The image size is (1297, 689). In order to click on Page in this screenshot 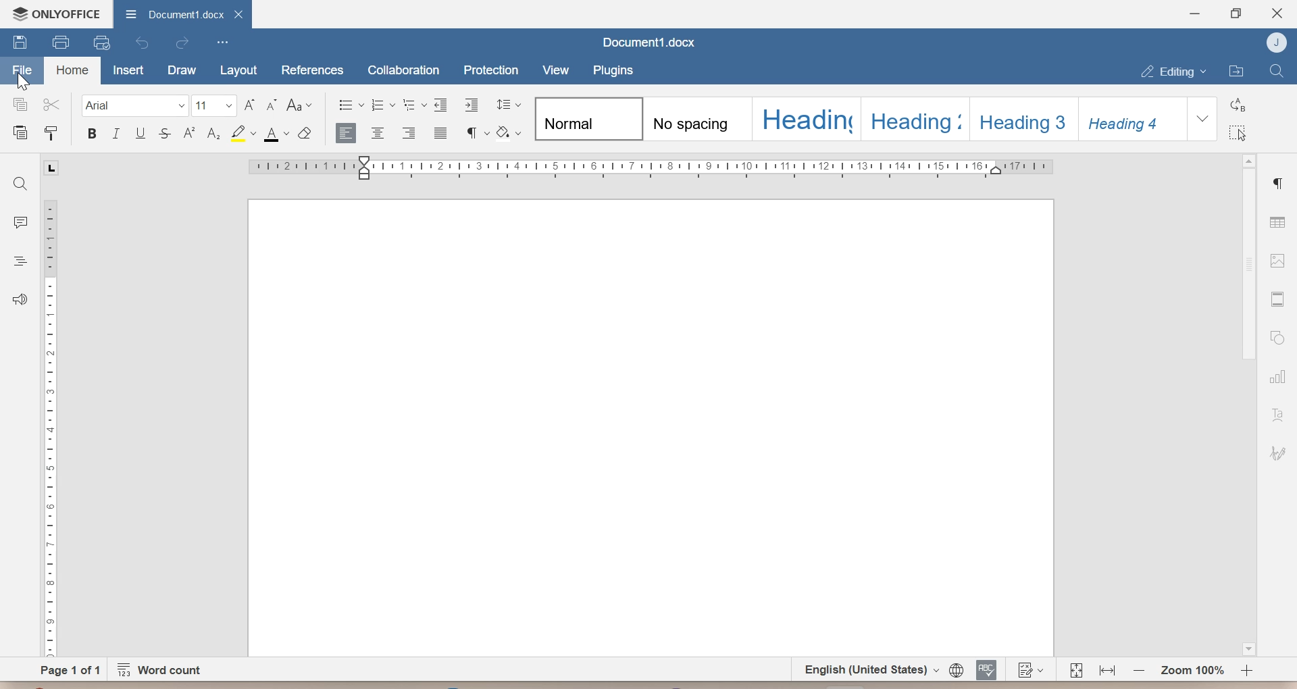, I will do `click(647, 428)`.